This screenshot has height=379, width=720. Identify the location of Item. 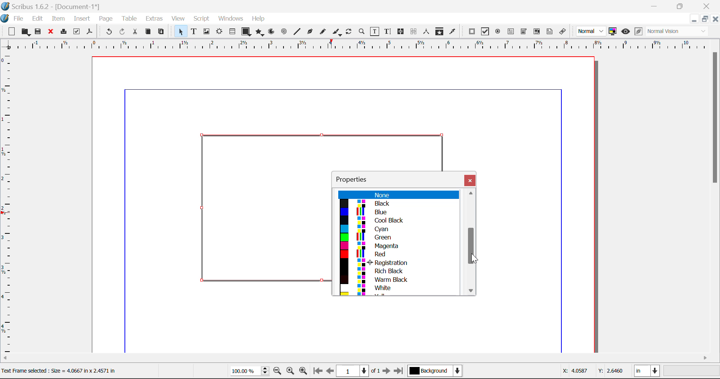
(57, 18).